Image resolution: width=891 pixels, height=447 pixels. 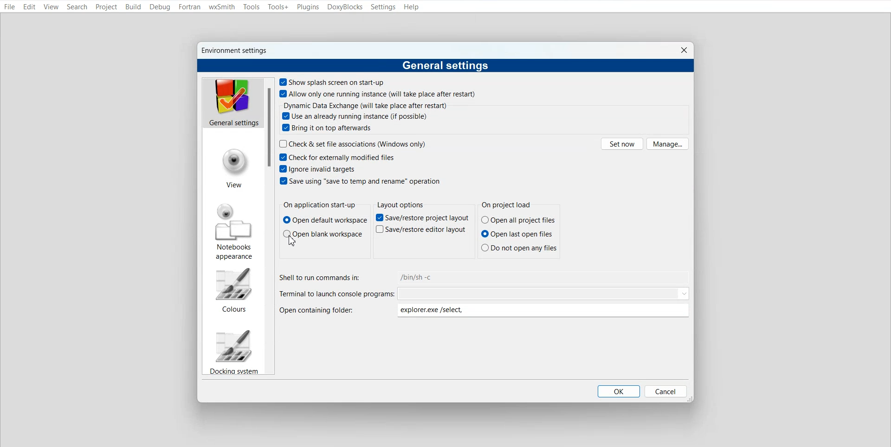 I want to click on Text, so click(x=509, y=205).